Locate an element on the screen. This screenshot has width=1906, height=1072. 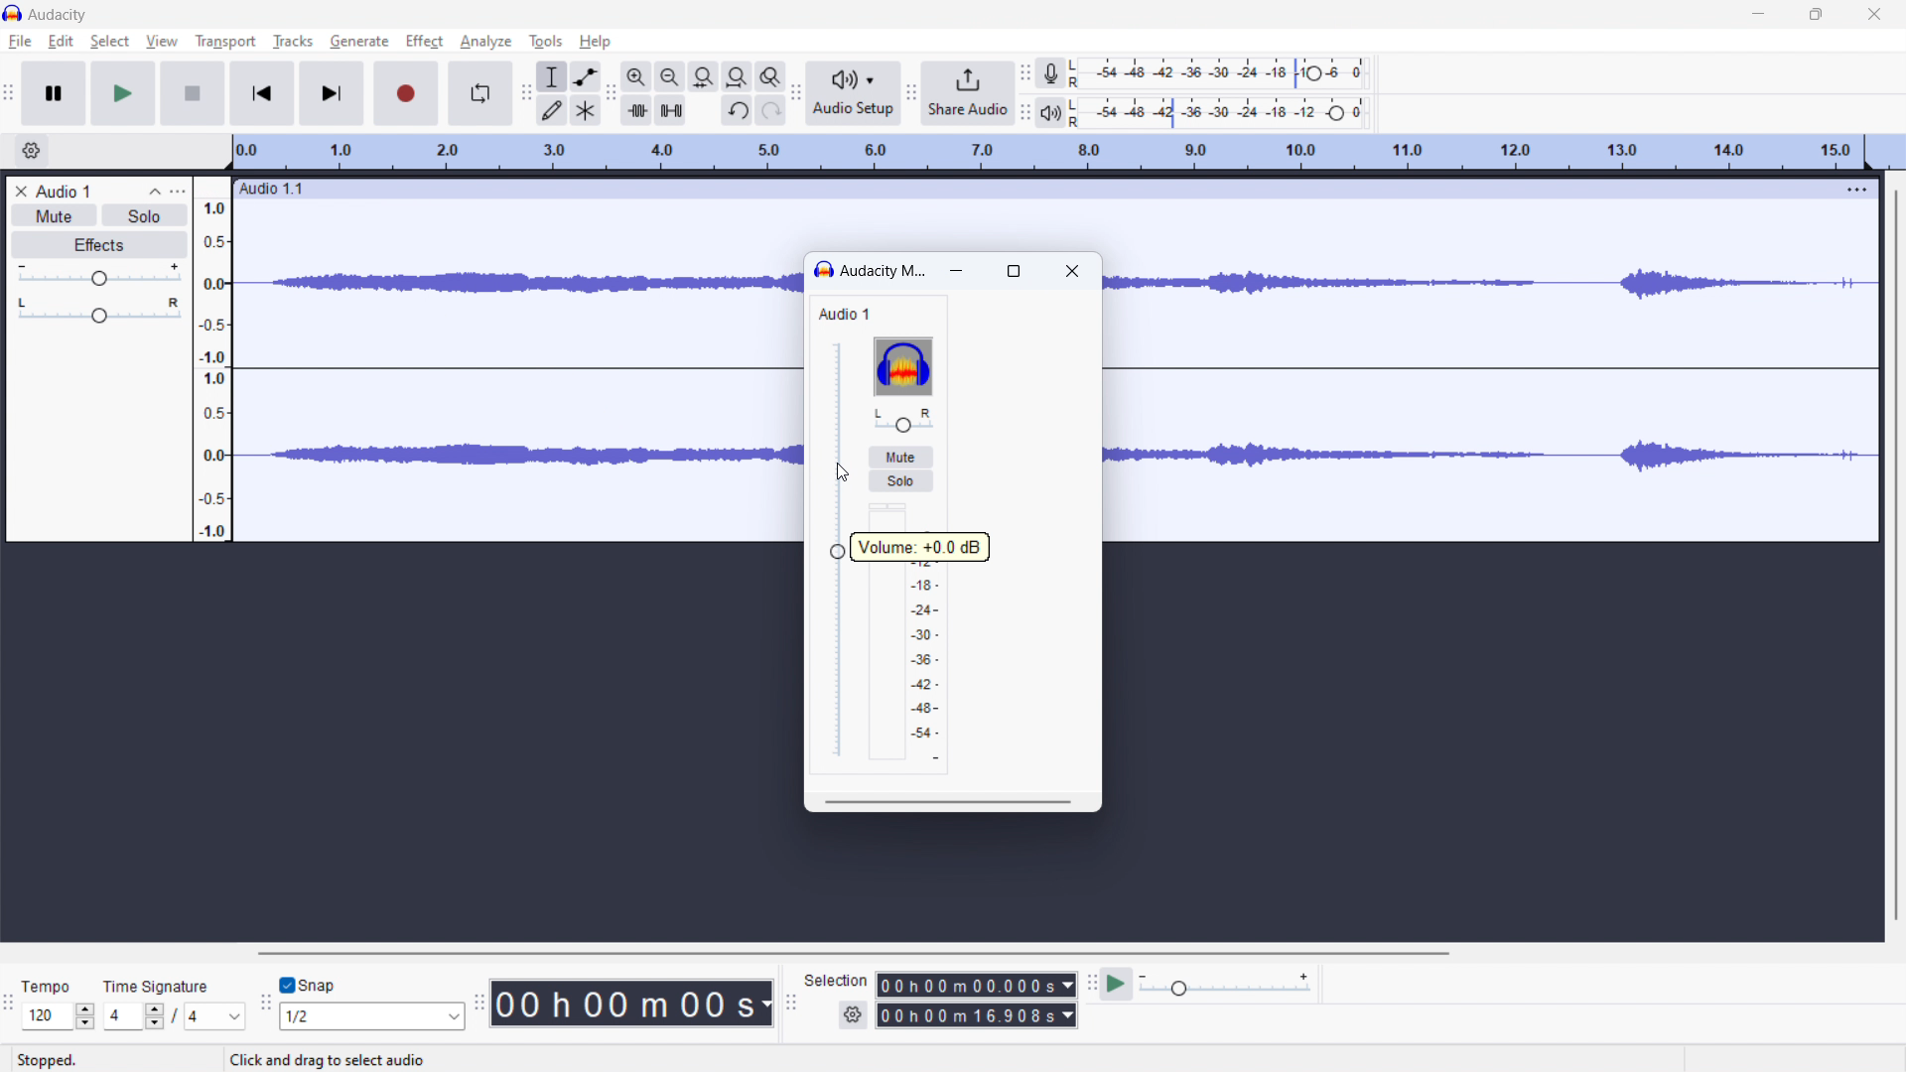
mute is located at coordinates (55, 215).